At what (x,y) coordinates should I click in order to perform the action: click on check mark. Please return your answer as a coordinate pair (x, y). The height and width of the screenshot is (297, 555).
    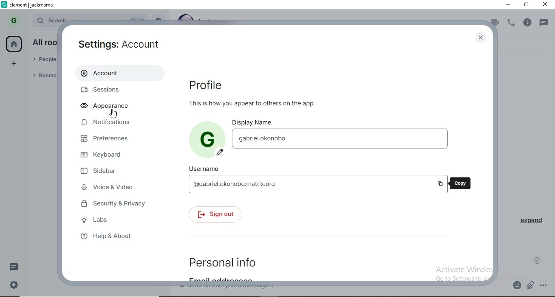
    Looking at the image, I should click on (539, 259).